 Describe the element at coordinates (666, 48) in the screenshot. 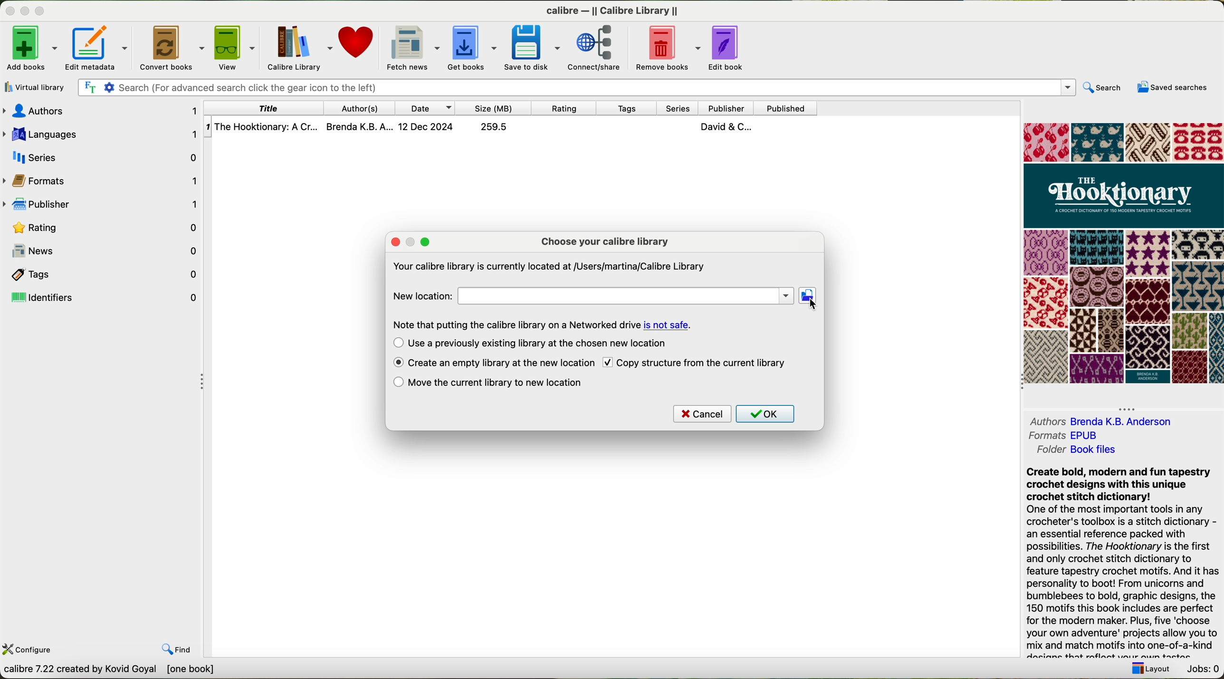

I see `remove books` at that location.